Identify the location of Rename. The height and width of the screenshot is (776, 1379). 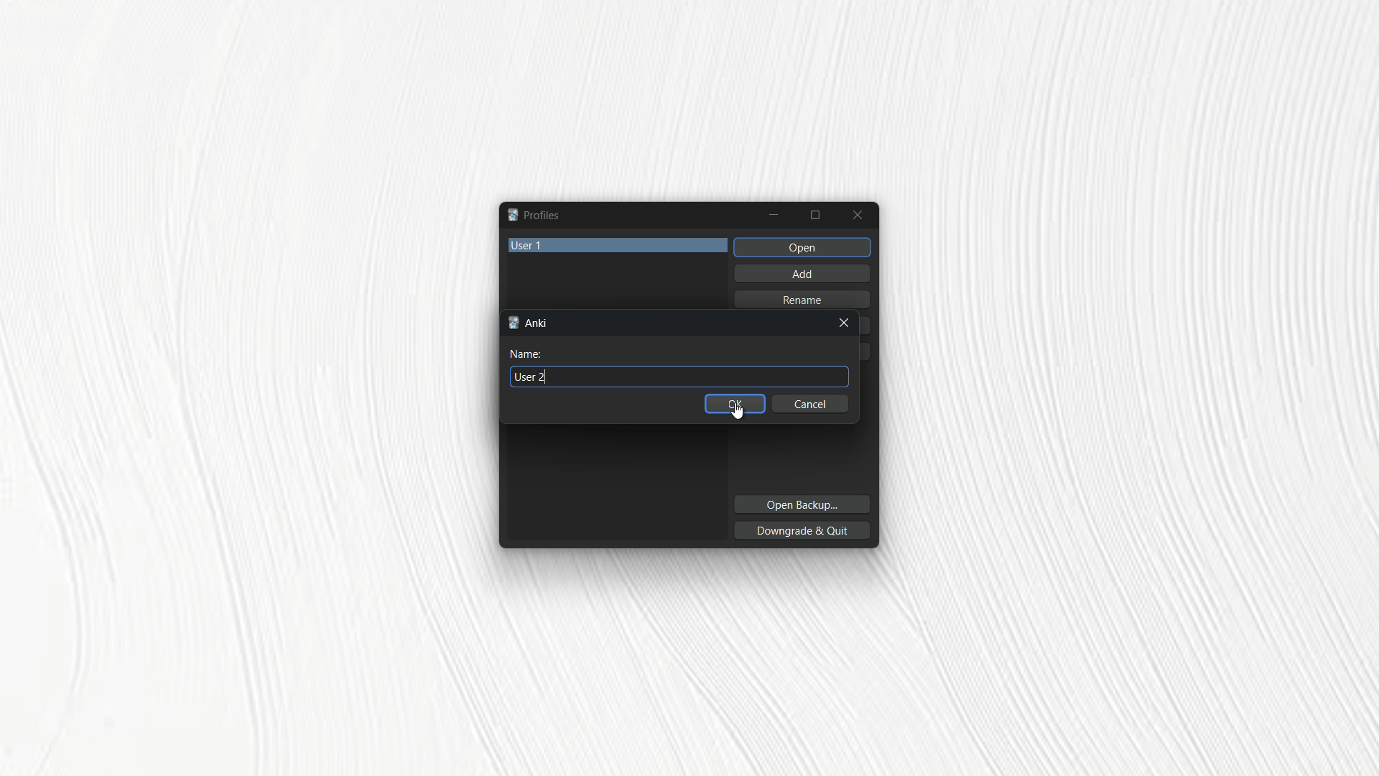
(807, 299).